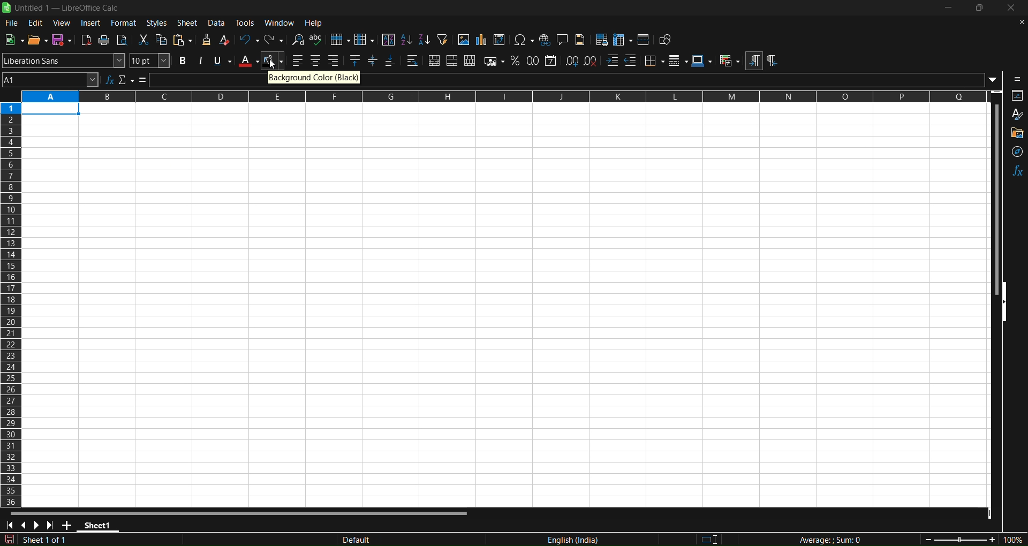  What do you see at coordinates (275, 39) in the screenshot?
I see `redo` at bounding box center [275, 39].